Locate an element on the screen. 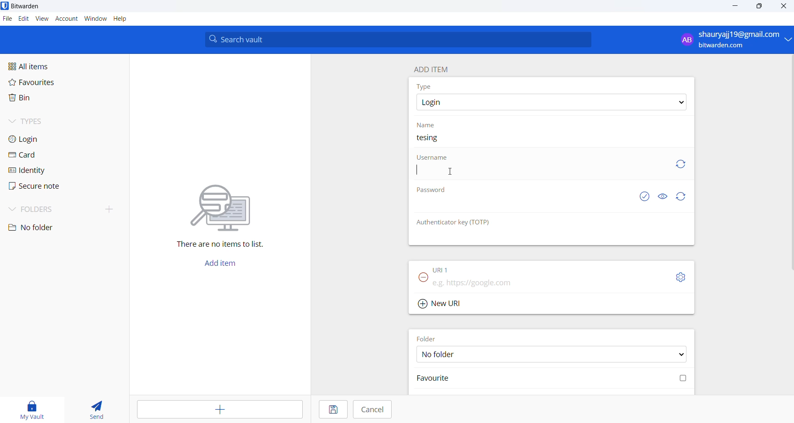 This screenshot has height=423, width=794. Remove URL is located at coordinates (421, 280).